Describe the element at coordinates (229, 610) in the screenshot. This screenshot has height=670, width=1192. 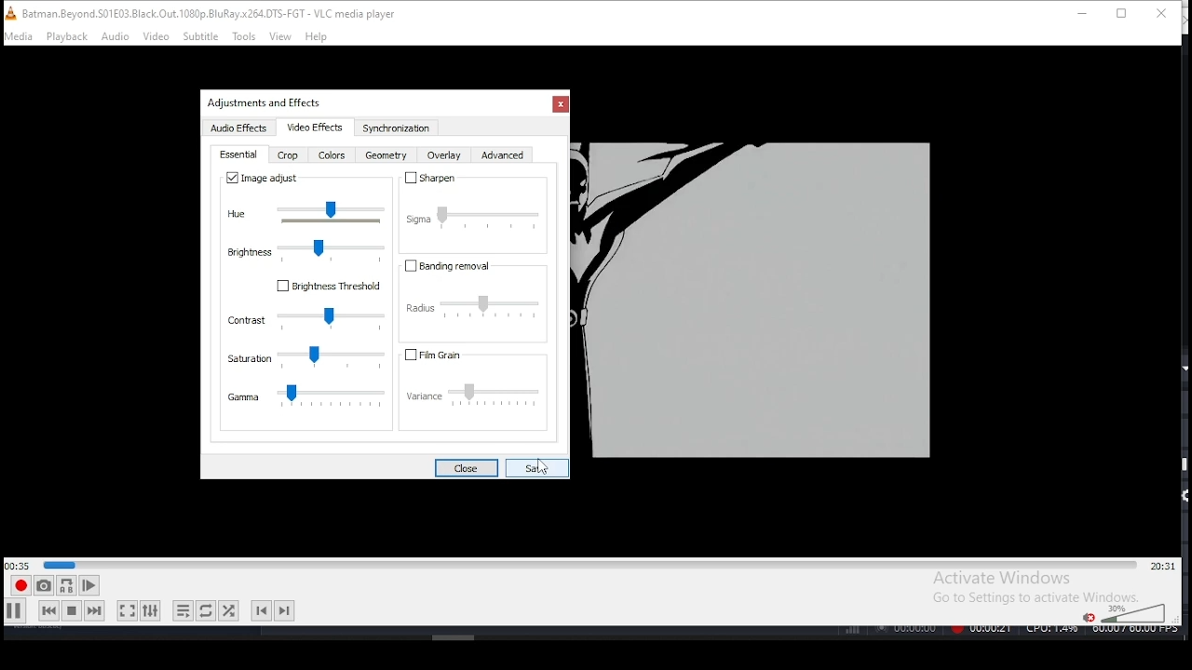
I see `random` at that location.